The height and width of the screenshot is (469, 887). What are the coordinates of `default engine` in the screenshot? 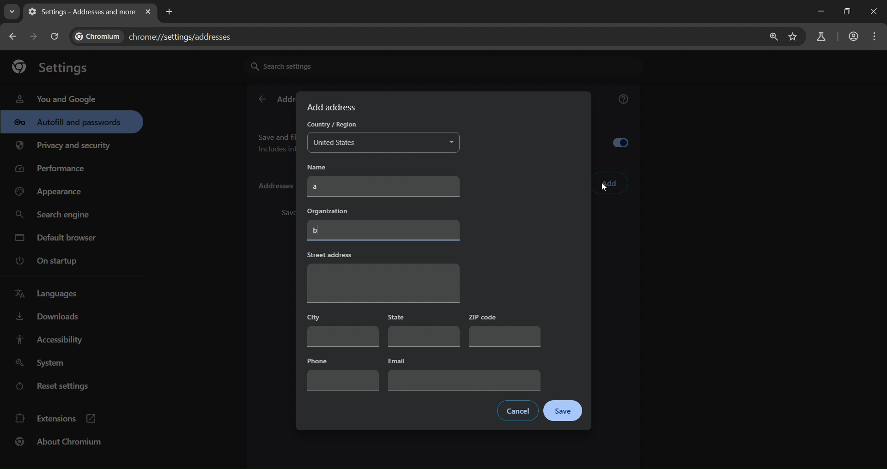 It's located at (57, 239).